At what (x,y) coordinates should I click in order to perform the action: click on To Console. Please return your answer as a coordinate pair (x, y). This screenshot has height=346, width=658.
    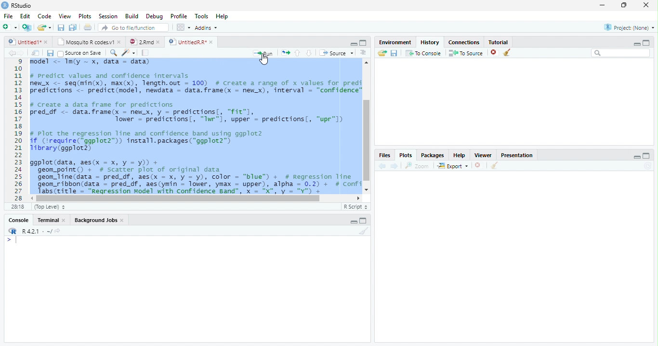
    Looking at the image, I should click on (423, 54).